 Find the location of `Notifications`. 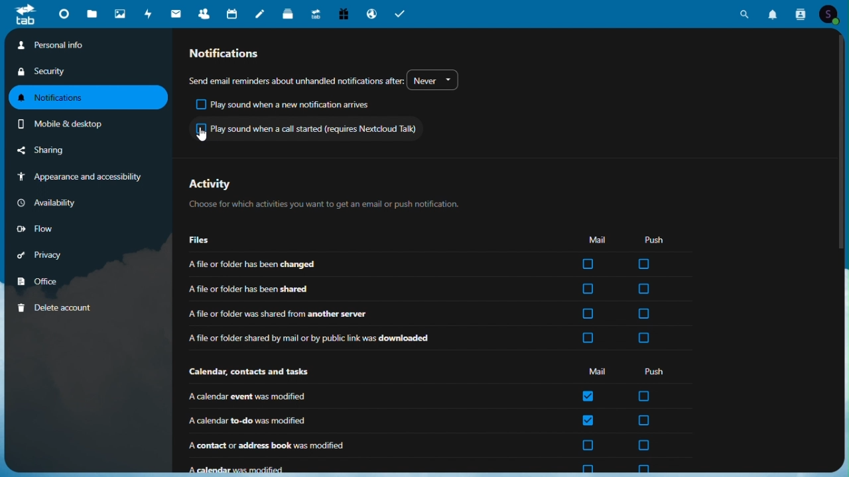

Notifications is located at coordinates (774, 11).